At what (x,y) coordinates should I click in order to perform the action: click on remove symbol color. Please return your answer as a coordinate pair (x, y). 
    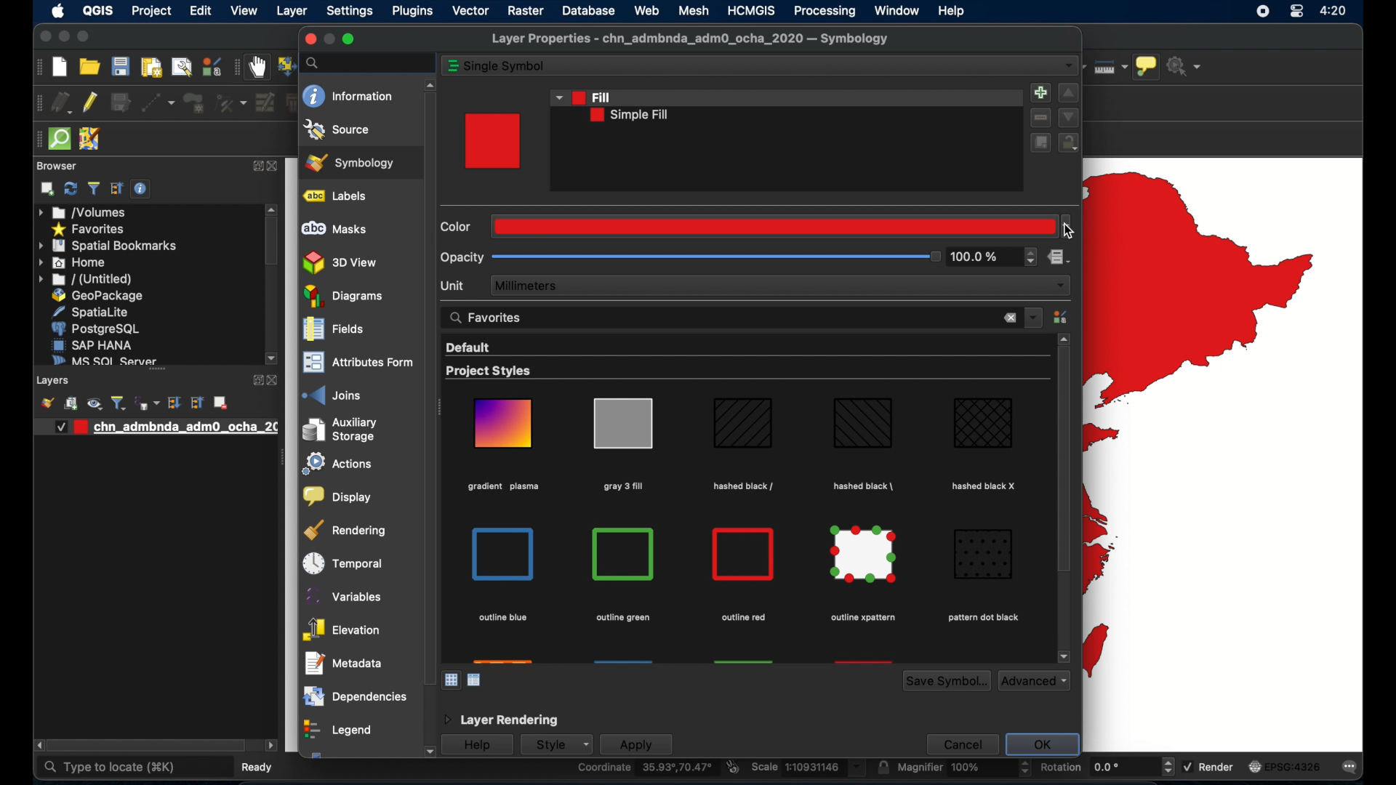
    Looking at the image, I should click on (1042, 118).